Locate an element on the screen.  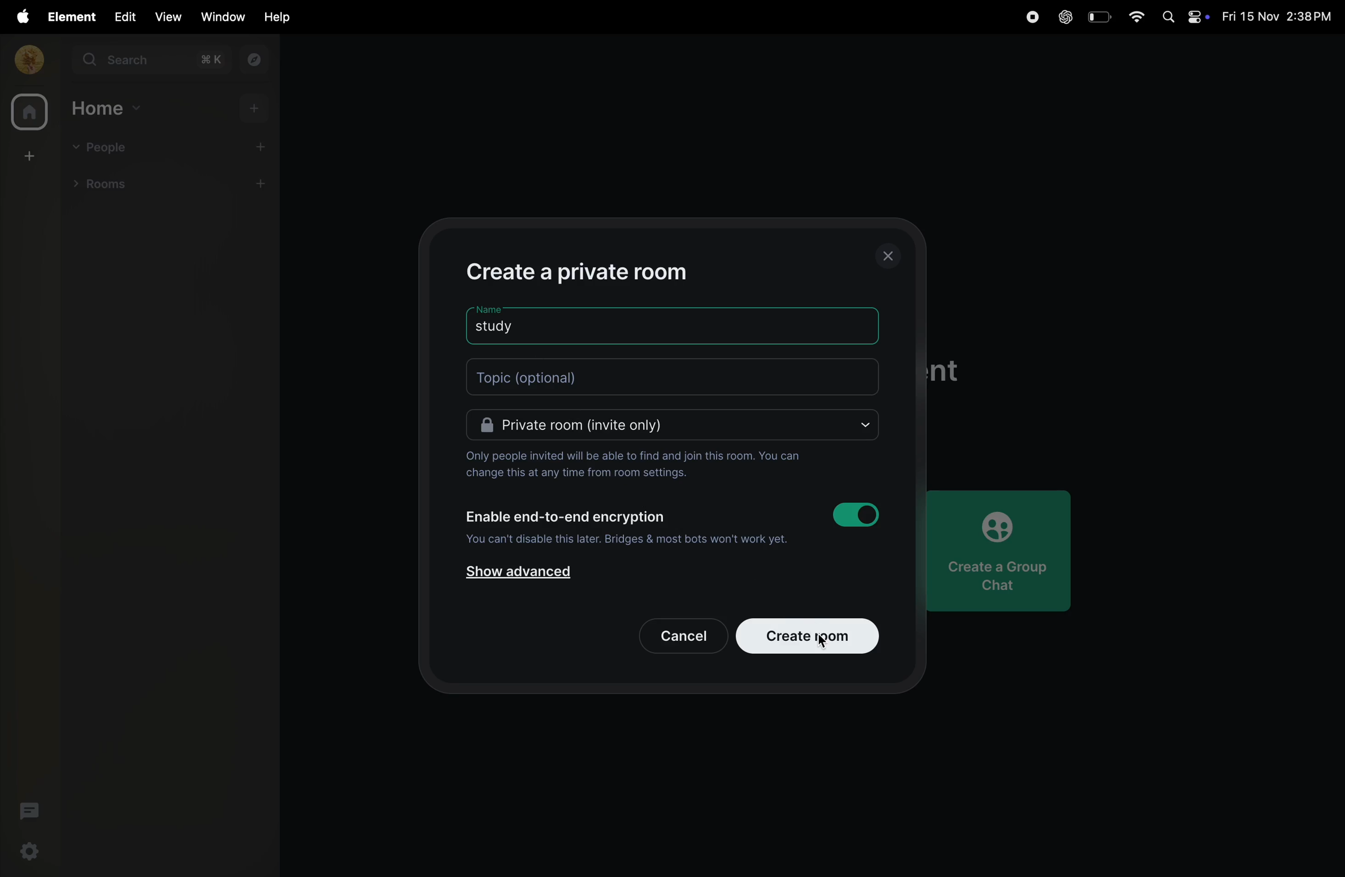
window is located at coordinates (224, 16).